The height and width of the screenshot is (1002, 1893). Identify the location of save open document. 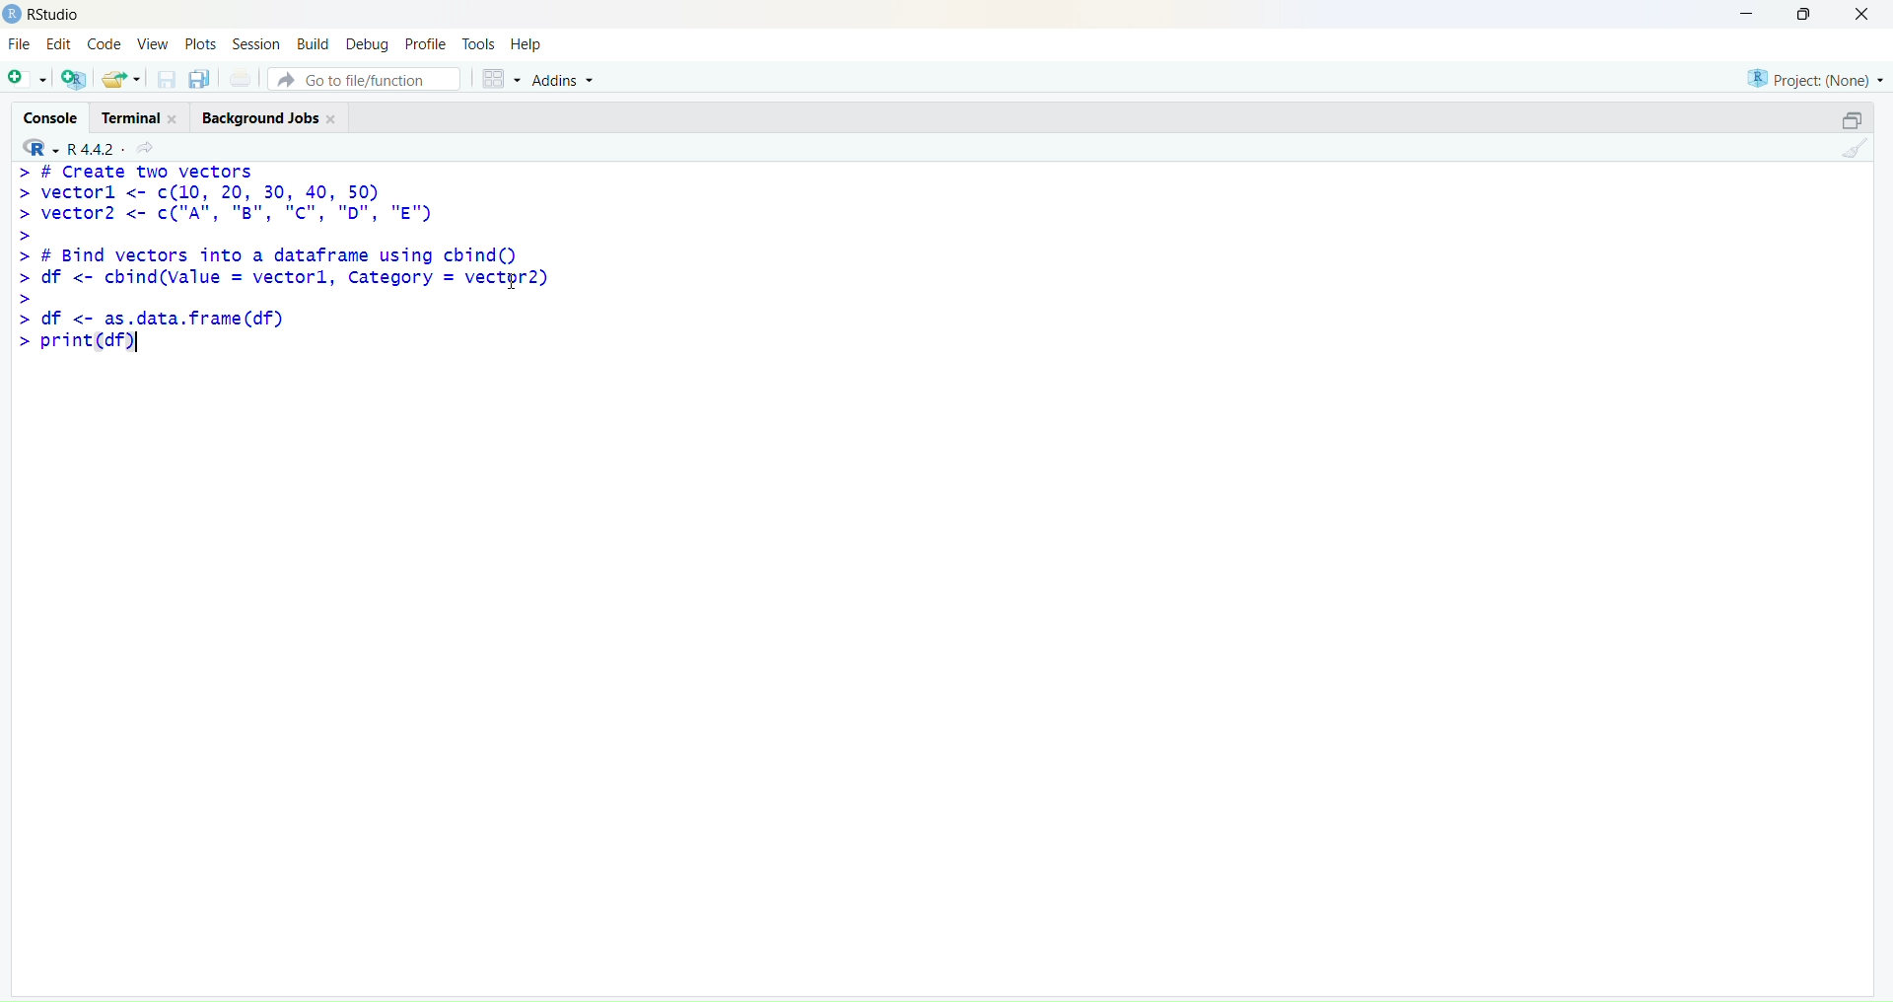
(166, 81).